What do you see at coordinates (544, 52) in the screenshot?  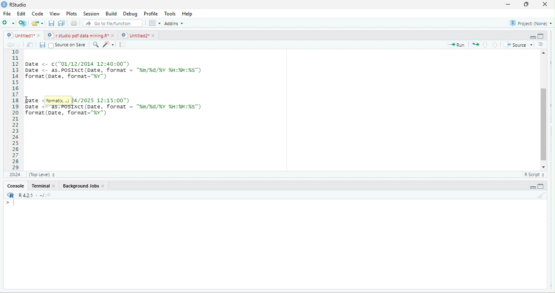 I see `scroll up` at bounding box center [544, 52].